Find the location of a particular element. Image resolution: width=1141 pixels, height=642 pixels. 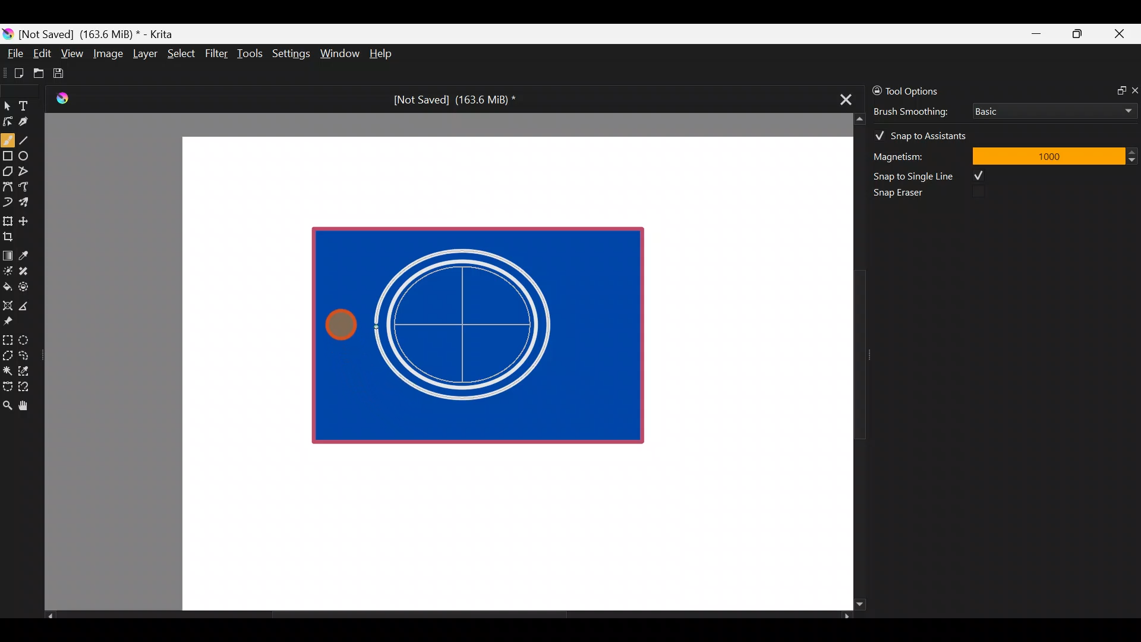

Colourise mask tool is located at coordinates (8, 269).